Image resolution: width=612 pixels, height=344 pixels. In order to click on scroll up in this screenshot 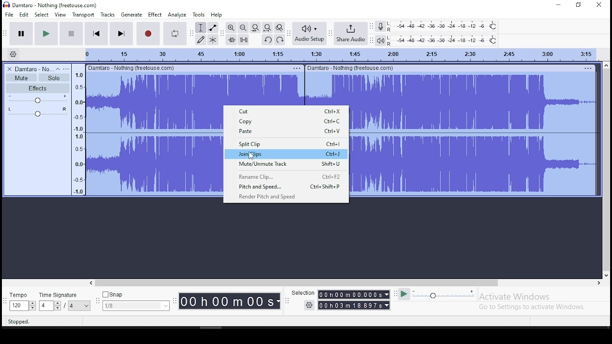, I will do `click(607, 64)`.